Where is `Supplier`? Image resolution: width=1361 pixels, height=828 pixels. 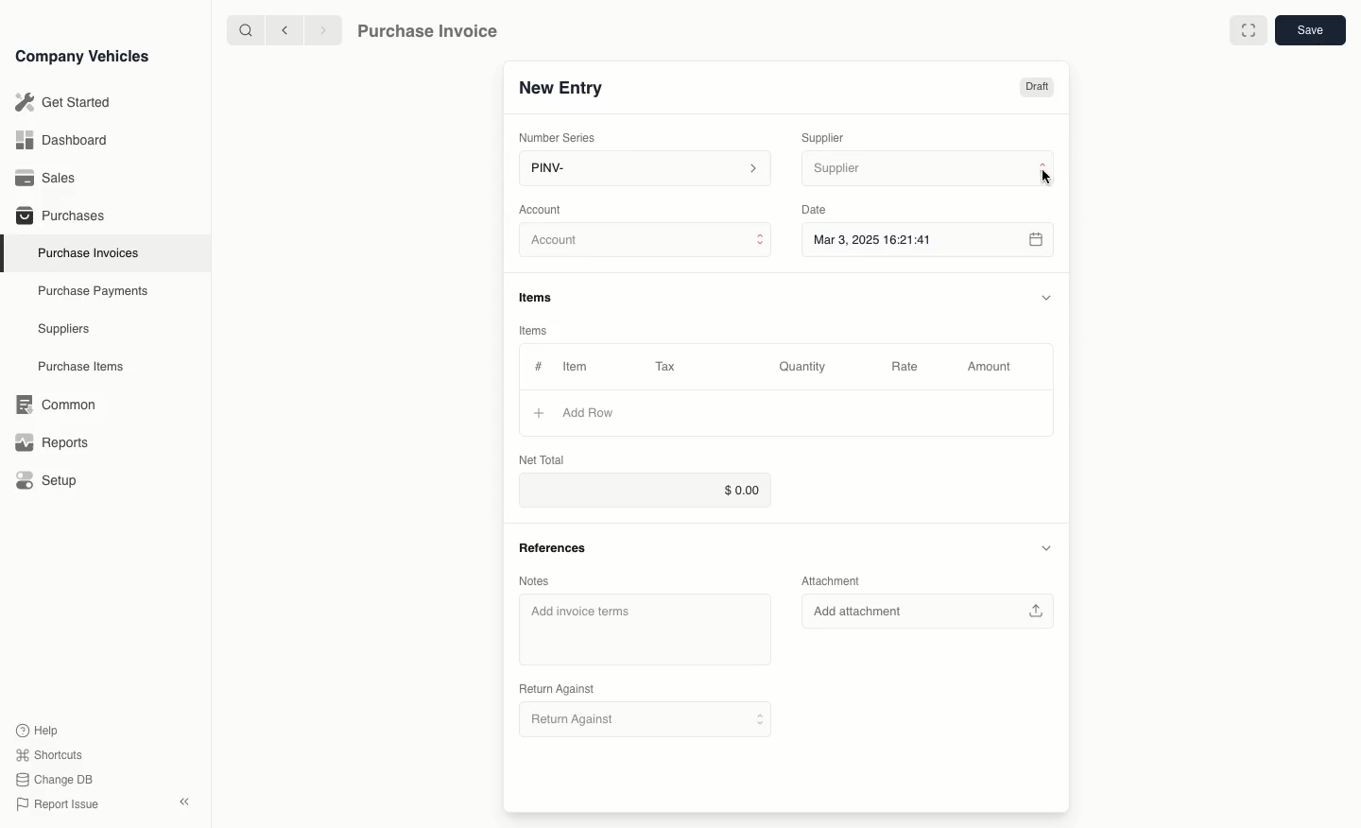
Supplier is located at coordinates (908, 166).